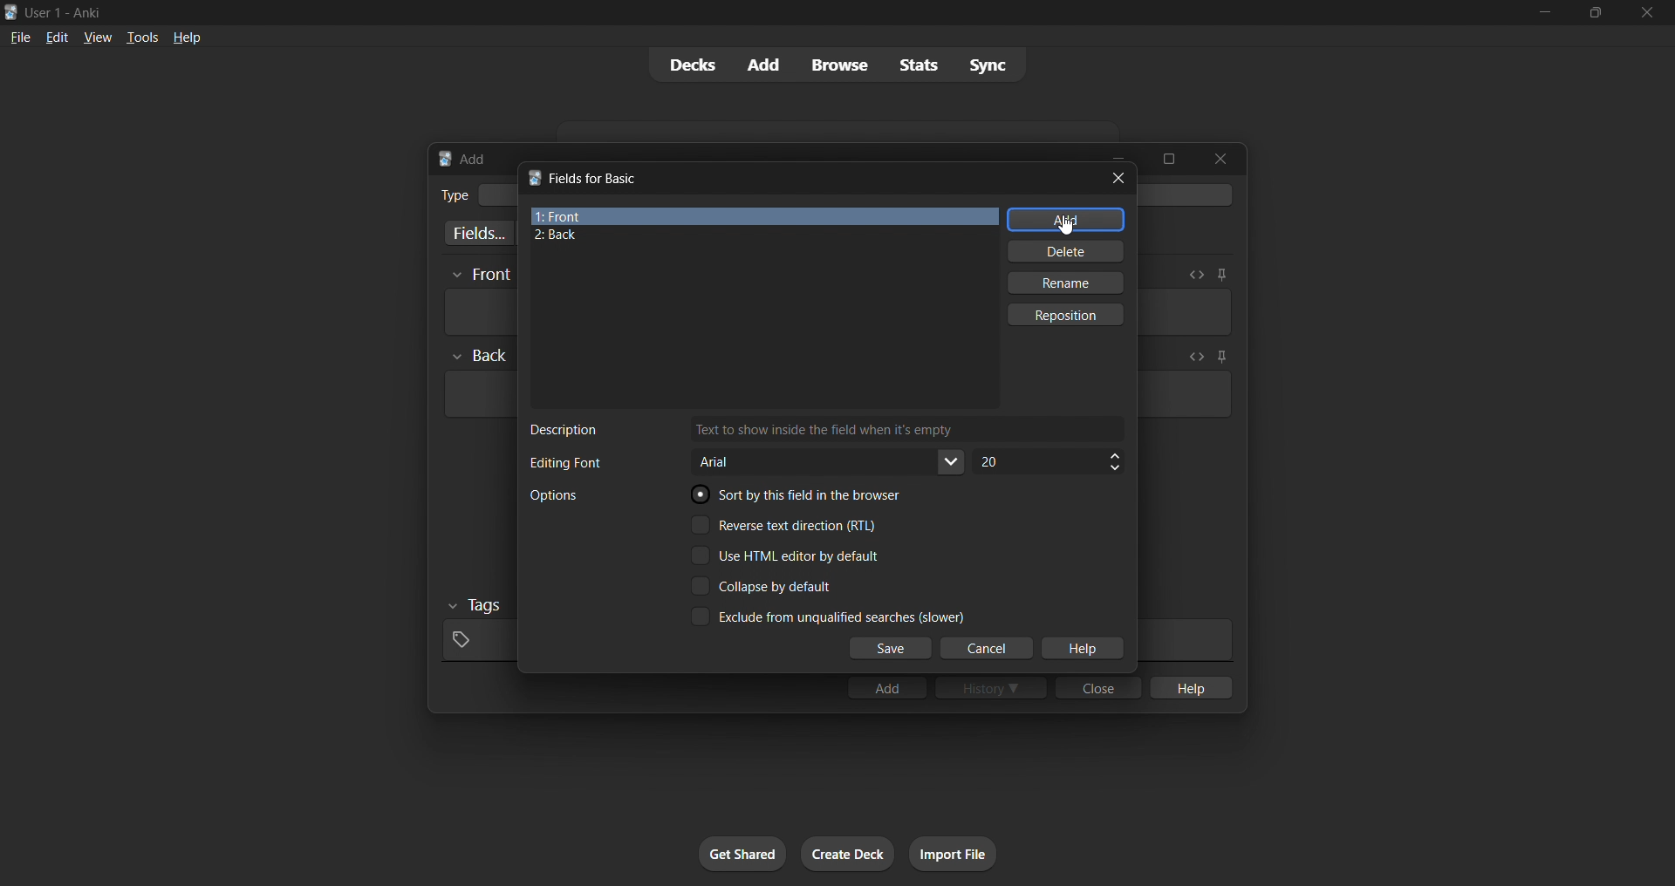 The width and height of the screenshot is (1675, 886). I want to click on sync, so click(988, 64).